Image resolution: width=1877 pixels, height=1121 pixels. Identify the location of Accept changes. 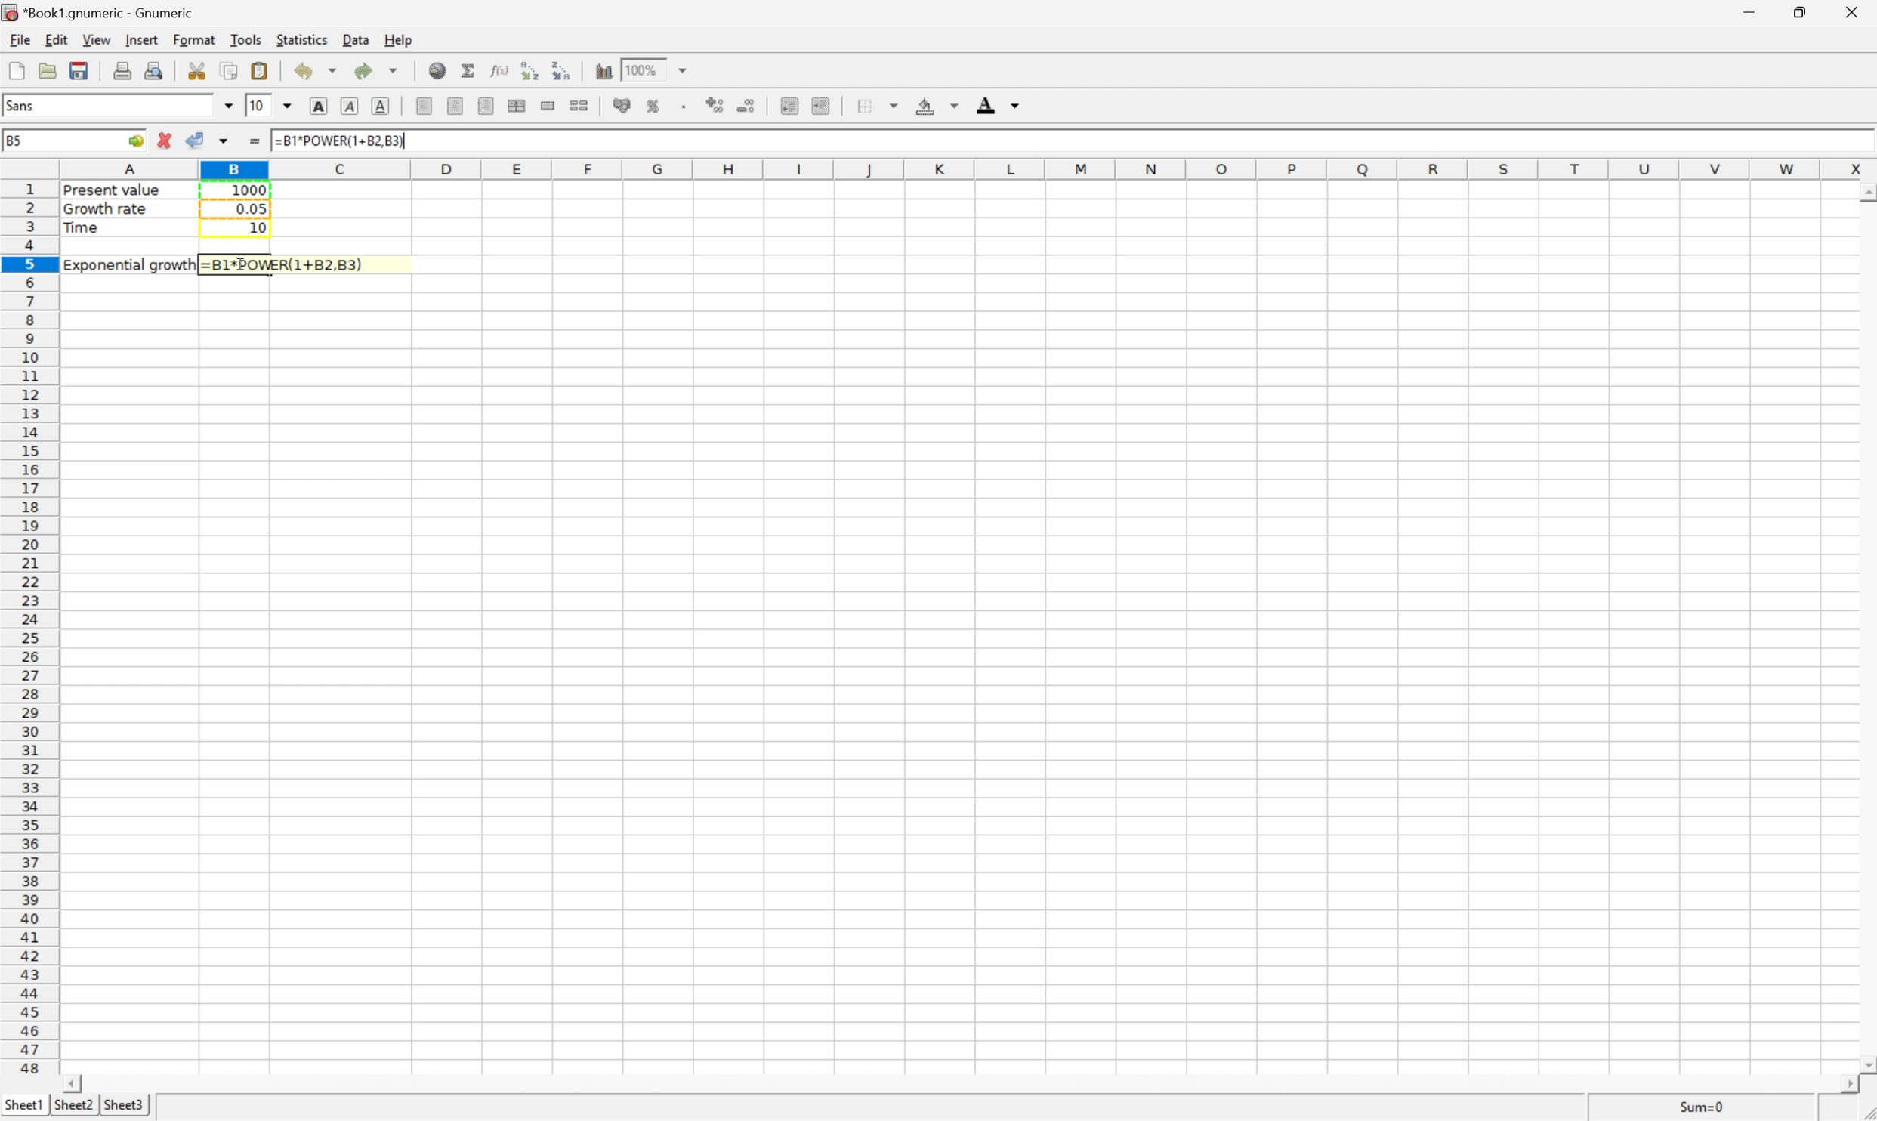
(199, 137).